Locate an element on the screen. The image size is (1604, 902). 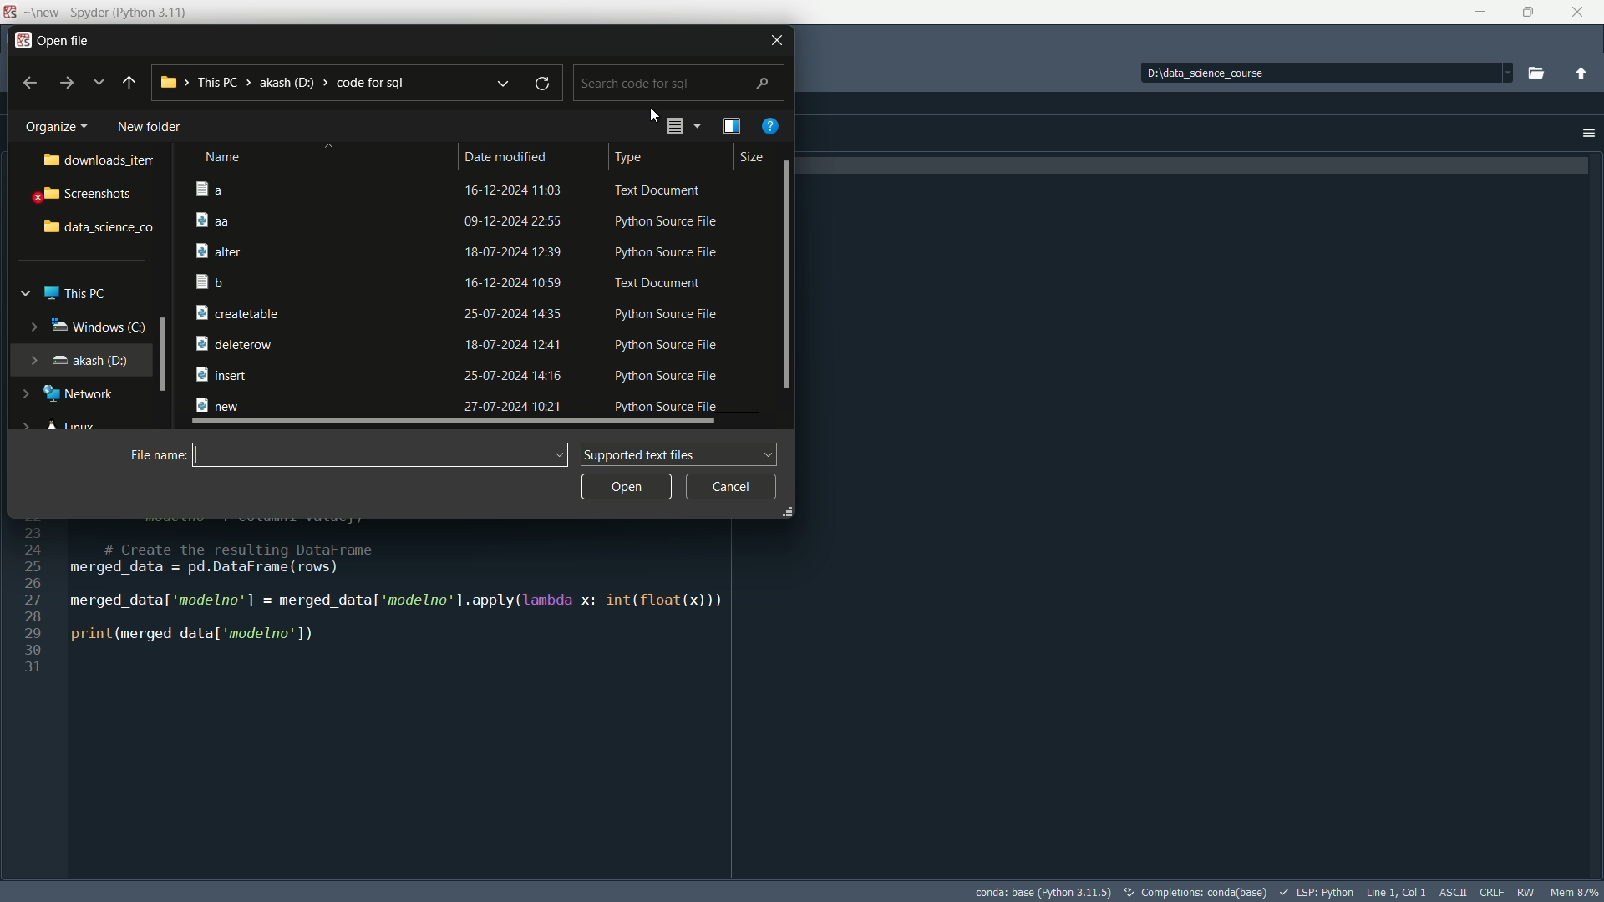
interpreter is located at coordinates (1043, 894).